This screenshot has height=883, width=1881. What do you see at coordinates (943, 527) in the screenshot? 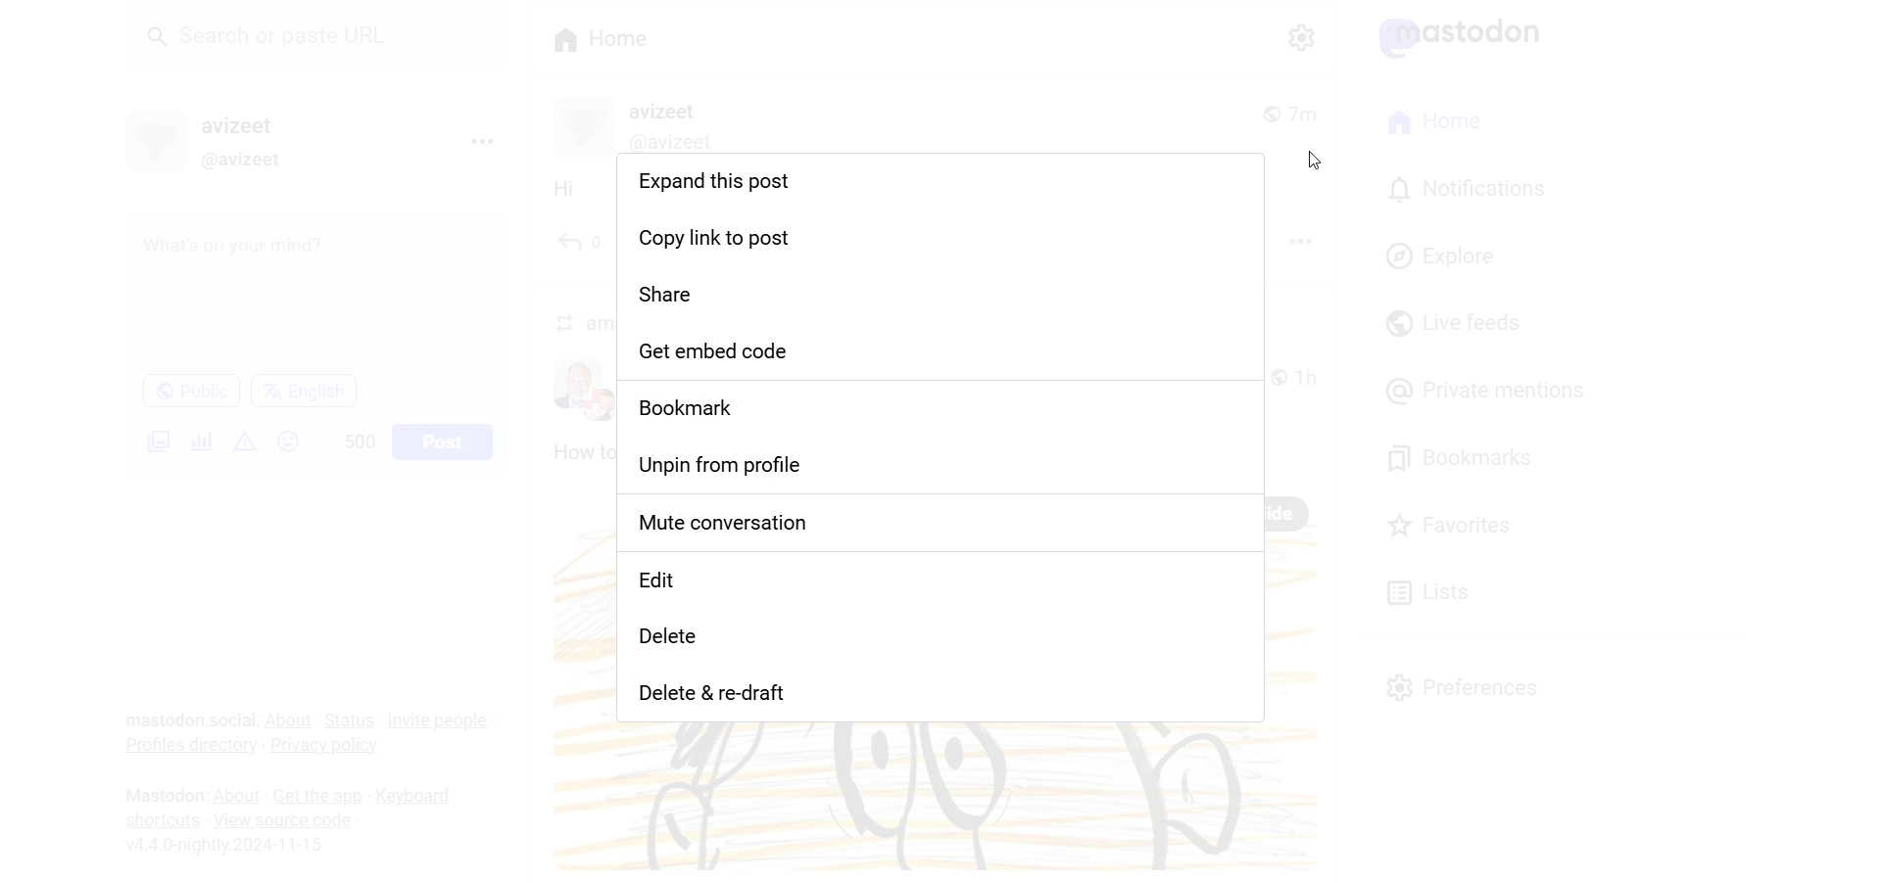
I see `Mute Conversation` at bounding box center [943, 527].